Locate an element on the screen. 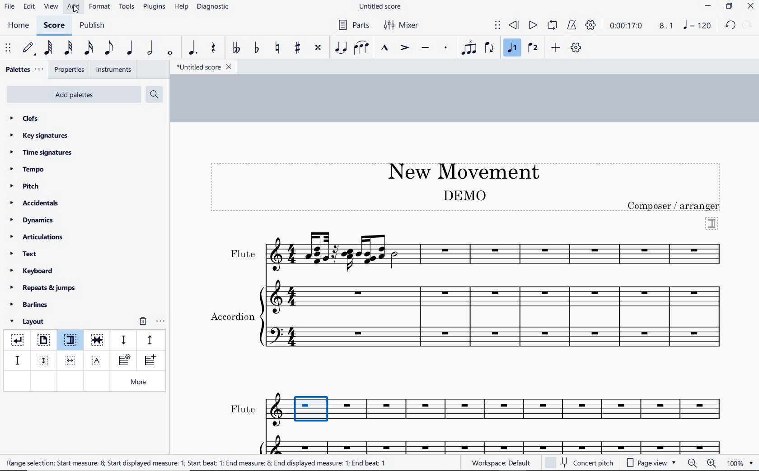 This screenshot has width=759, height=471. whole note is located at coordinates (171, 53).